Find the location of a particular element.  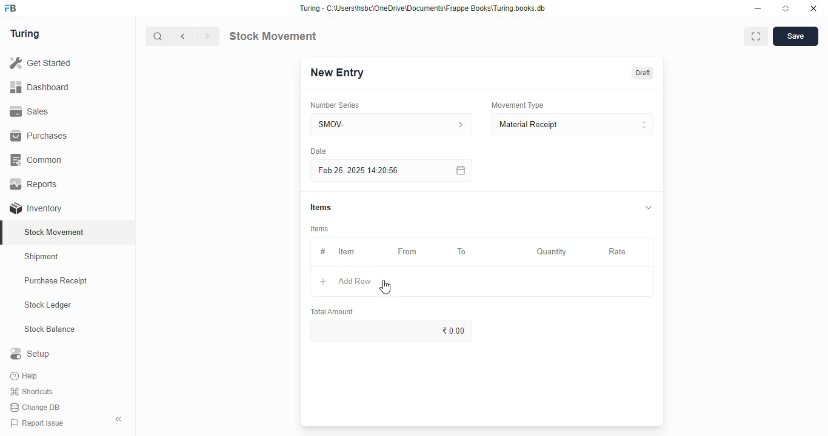

search is located at coordinates (158, 36).